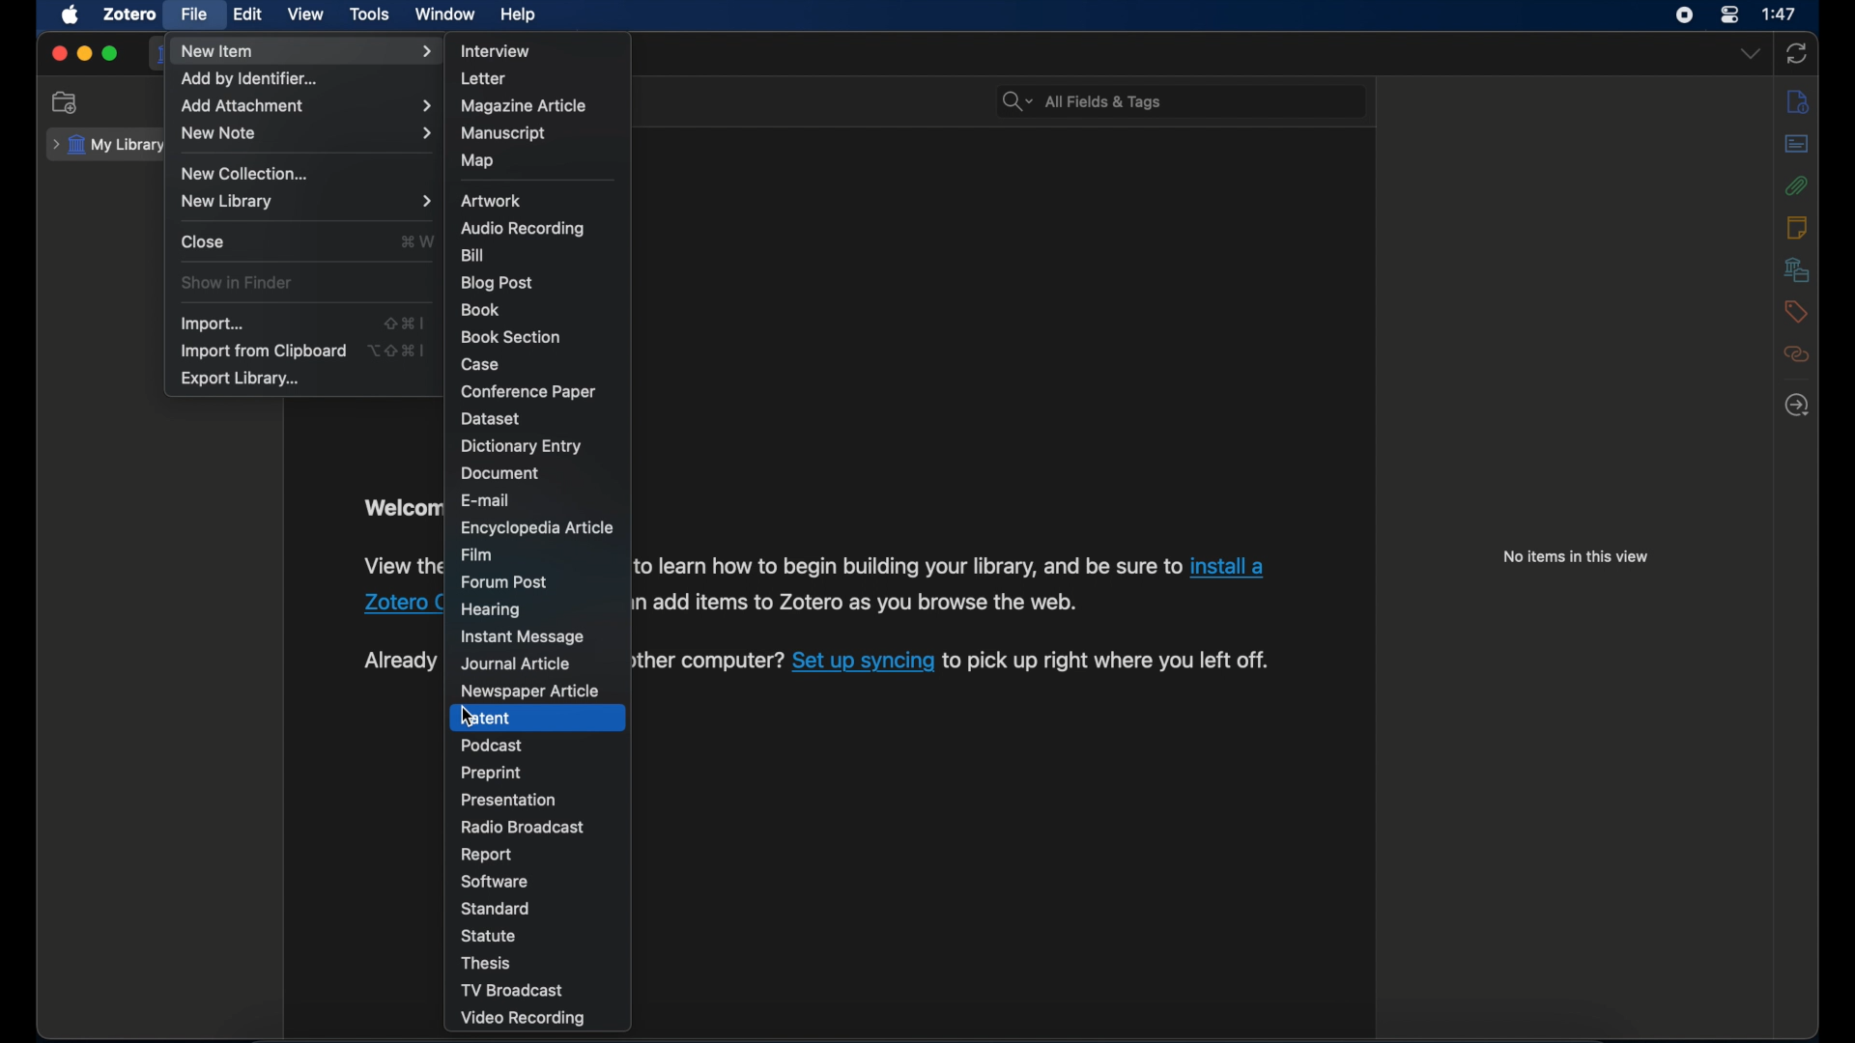 The width and height of the screenshot is (1855, 1043). I want to click on report, so click(486, 855).